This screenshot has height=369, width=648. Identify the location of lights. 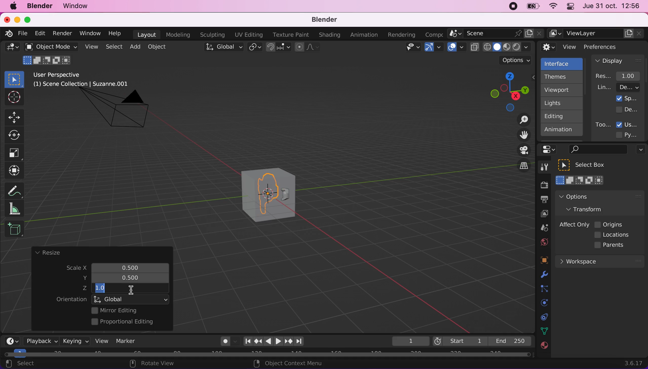
(563, 103).